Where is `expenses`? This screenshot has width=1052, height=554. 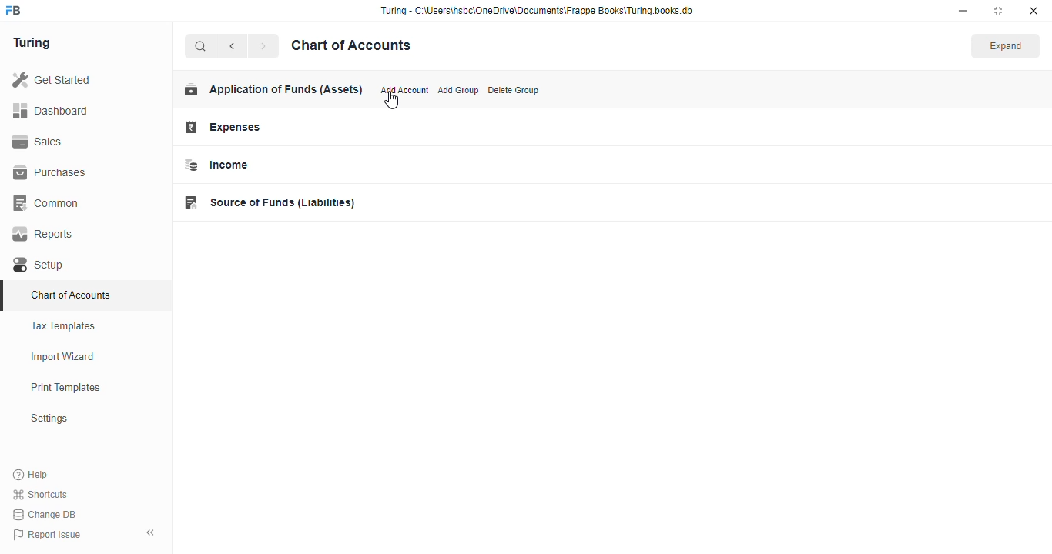 expenses is located at coordinates (223, 127).